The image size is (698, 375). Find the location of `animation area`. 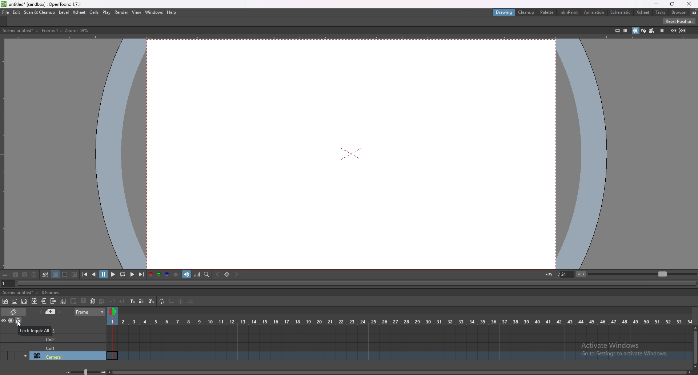

animation area is located at coordinates (352, 153).